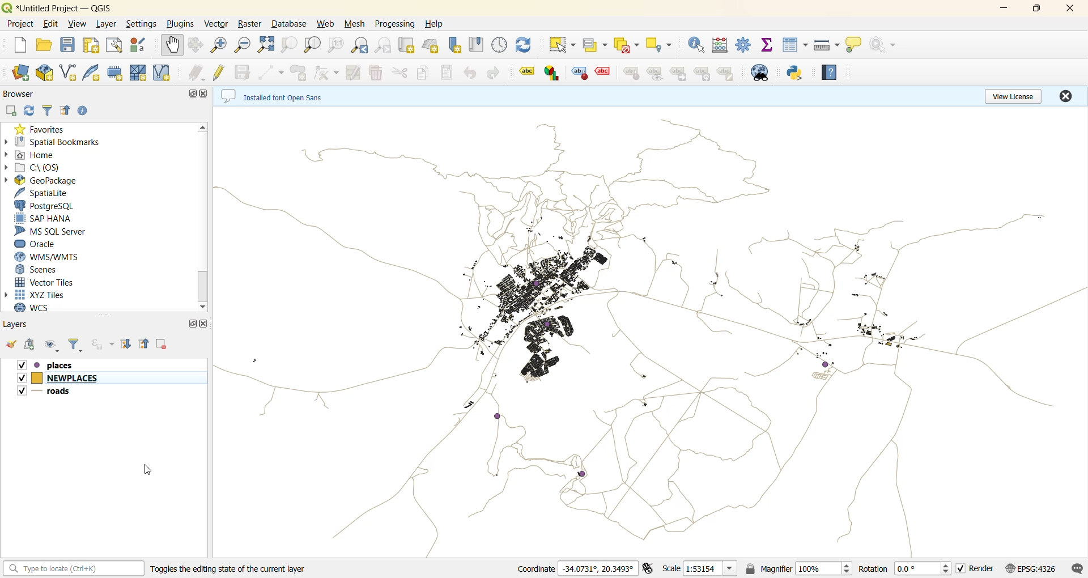  I want to click on toggle edits, so click(221, 72).